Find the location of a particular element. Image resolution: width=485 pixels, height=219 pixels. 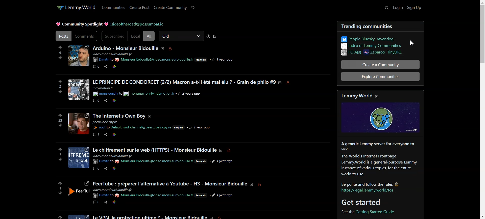

text is located at coordinates (150, 216).